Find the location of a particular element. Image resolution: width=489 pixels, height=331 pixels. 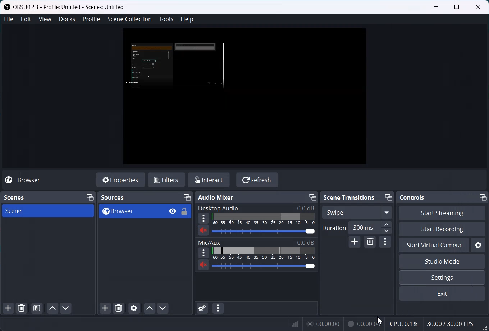

Settings is located at coordinates (442, 277).